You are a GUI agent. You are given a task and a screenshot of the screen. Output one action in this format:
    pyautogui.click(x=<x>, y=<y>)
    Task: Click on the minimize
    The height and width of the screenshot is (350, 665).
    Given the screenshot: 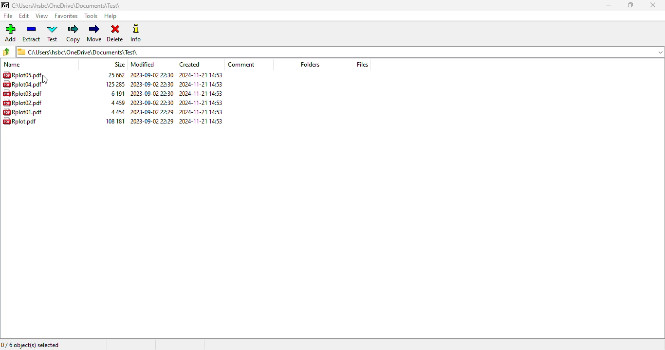 What is the action you would take?
    pyautogui.click(x=608, y=5)
    